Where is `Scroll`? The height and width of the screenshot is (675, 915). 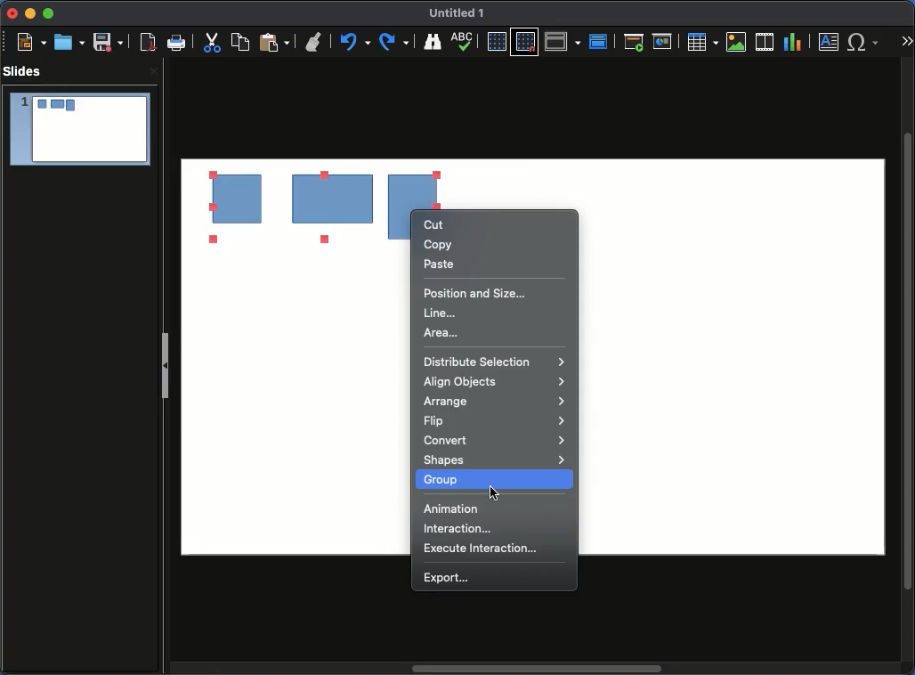 Scroll is located at coordinates (910, 360).